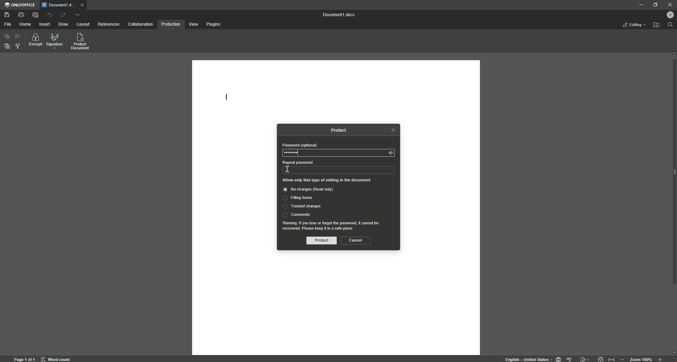 This screenshot has height=362, width=677. I want to click on References, so click(108, 24).